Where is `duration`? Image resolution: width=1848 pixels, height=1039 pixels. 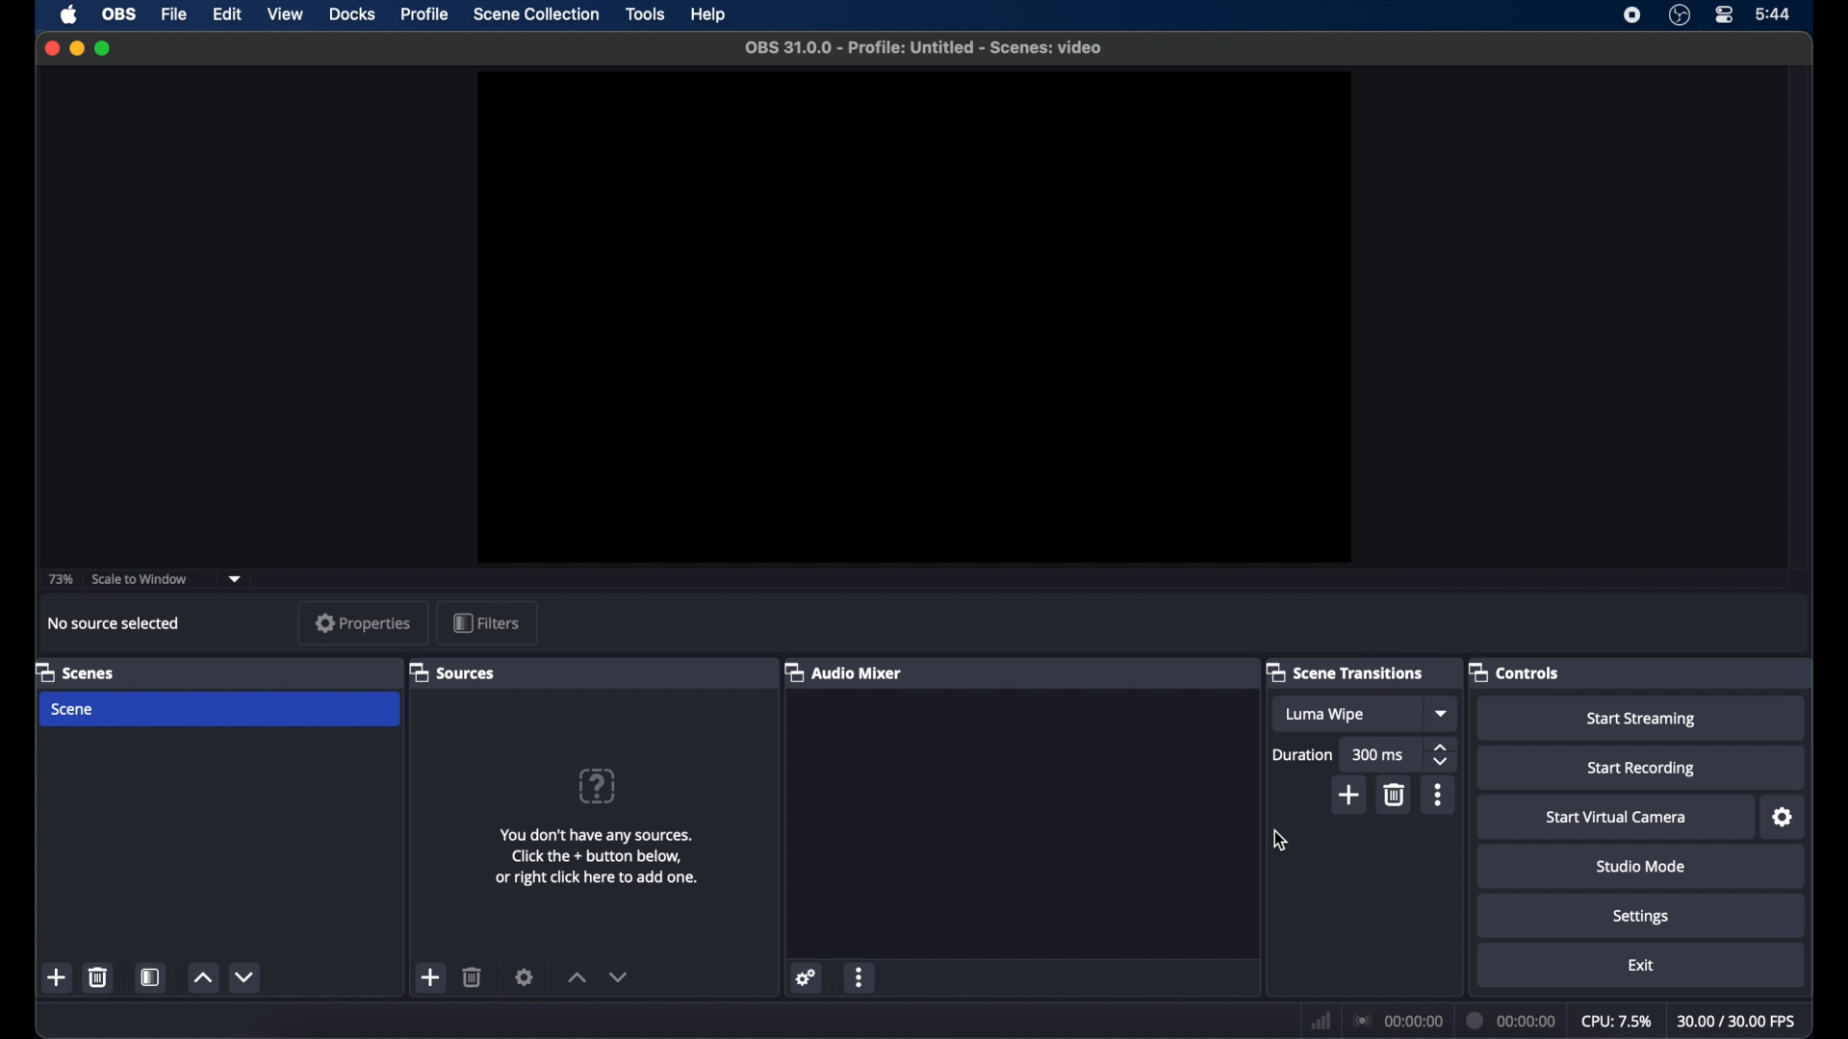
duration is located at coordinates (1304, 753).